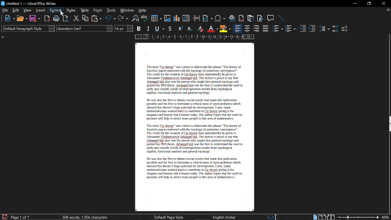 The width and height of the screenshot is (391, 220). What do you see at coordinates (127, 10) in the screenshot?
I see `Window` at bounding box center [127, 10].